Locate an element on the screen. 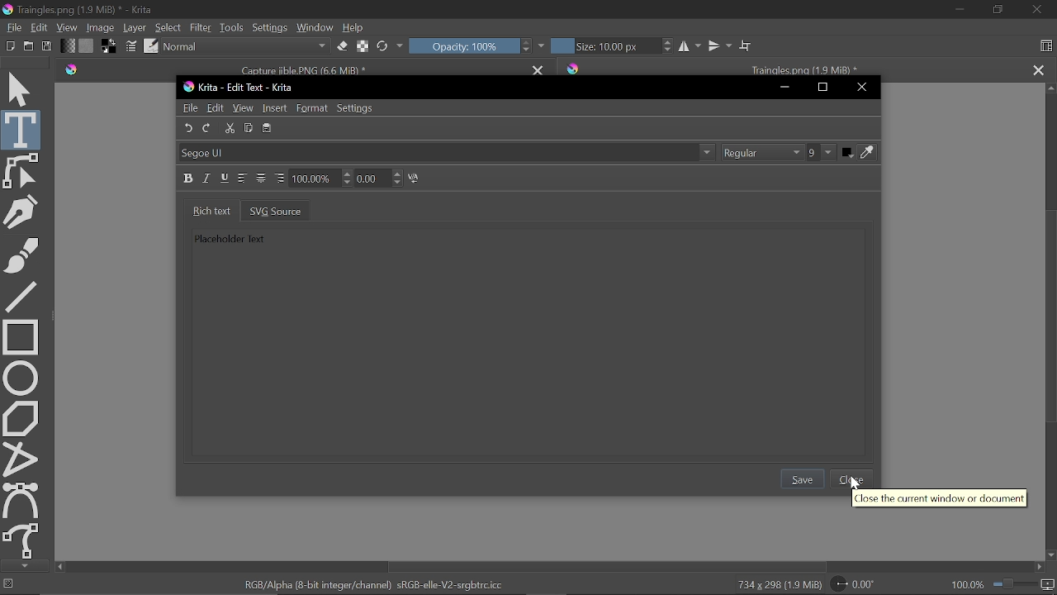  Layer is located at coordinates (135, 28).